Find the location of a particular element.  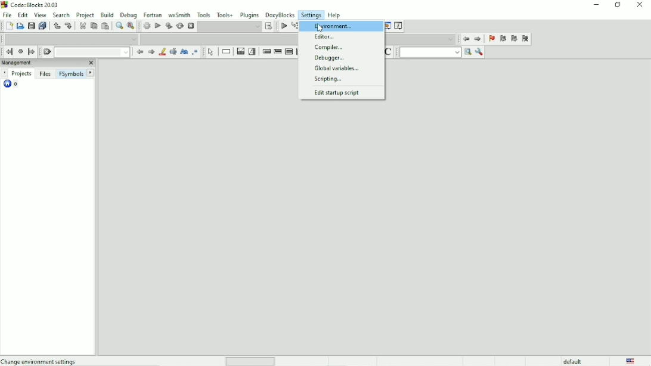

Jump back is located at coordinates (466, 38).